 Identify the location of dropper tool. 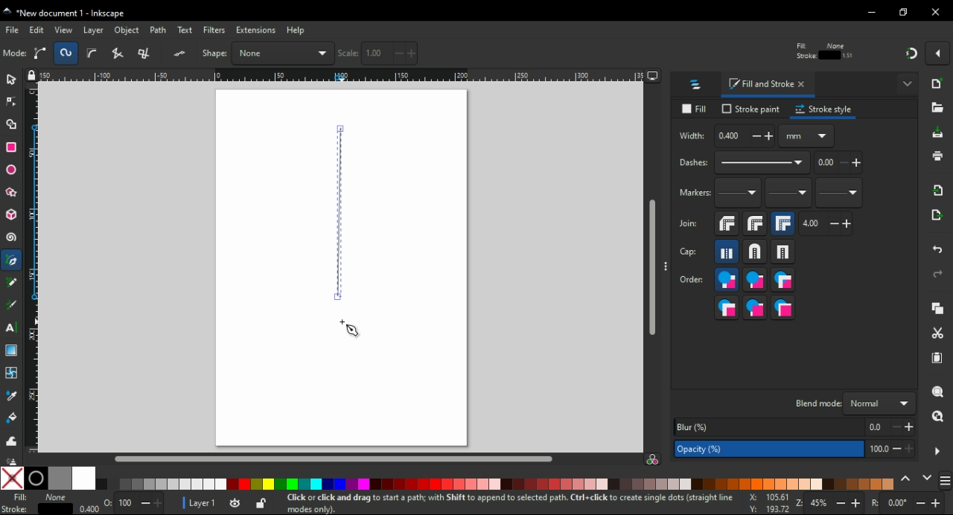
(13, 396).